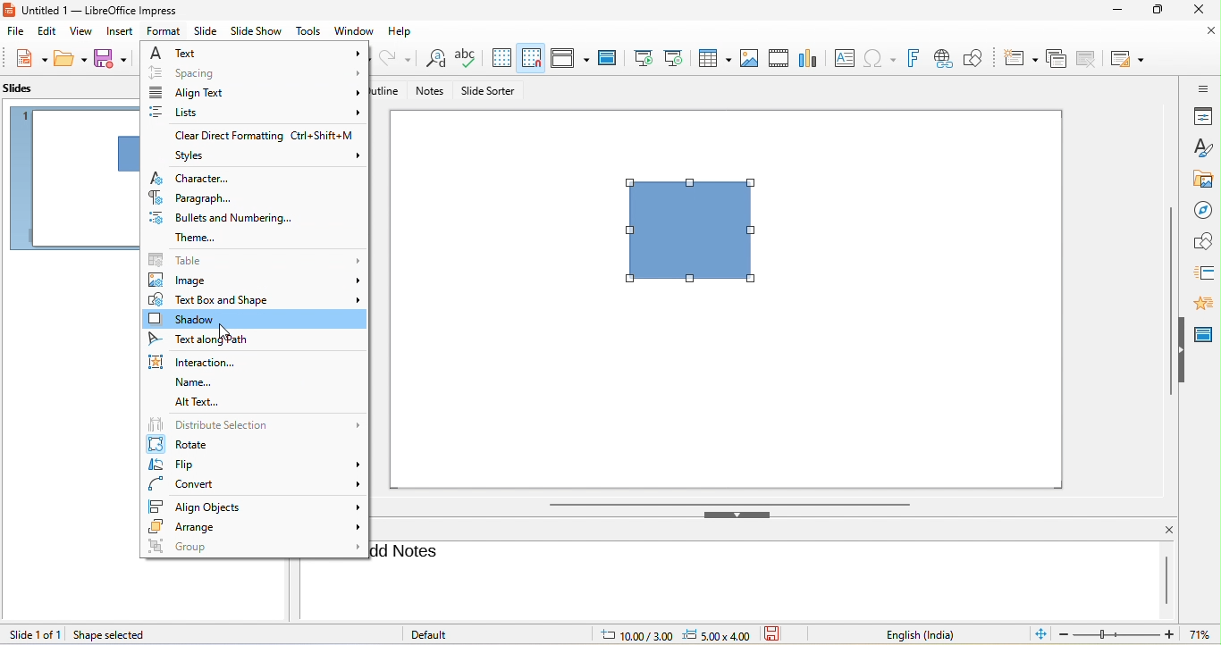 The image size is (1221, 645). What do you see at coordinates (715, 58) in the screenshot?
I see `table` at bounding box center [715, 58].